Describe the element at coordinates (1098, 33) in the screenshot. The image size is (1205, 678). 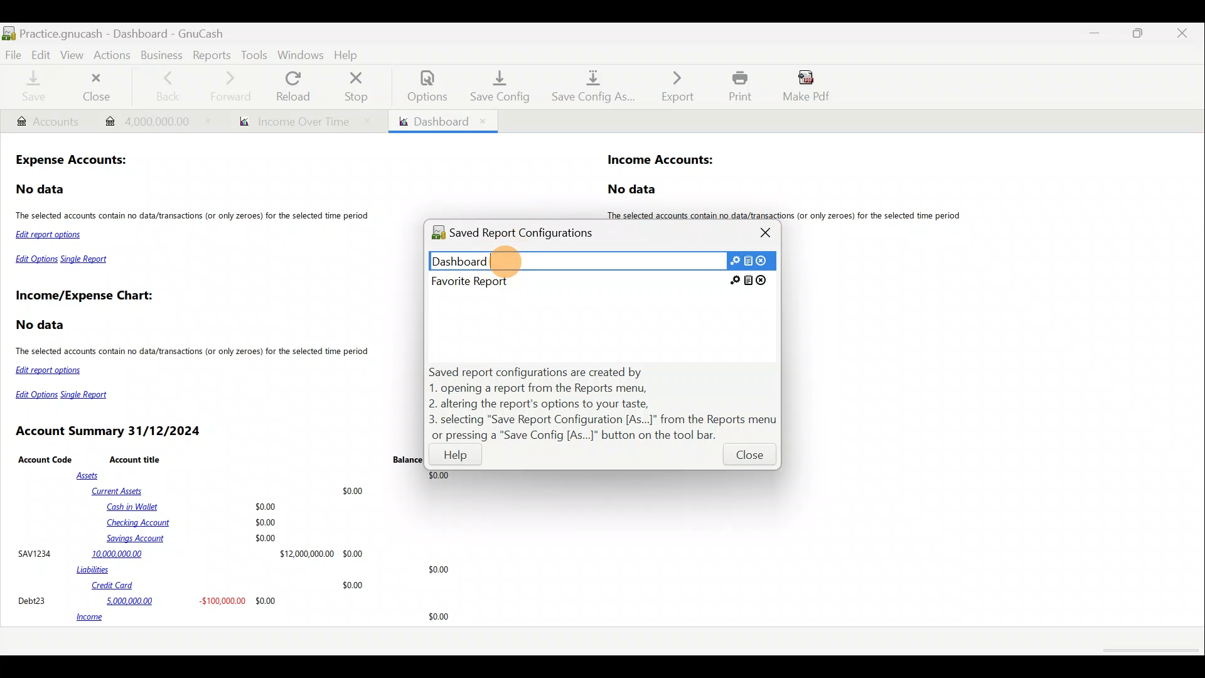
I see `Minimise` at that location.